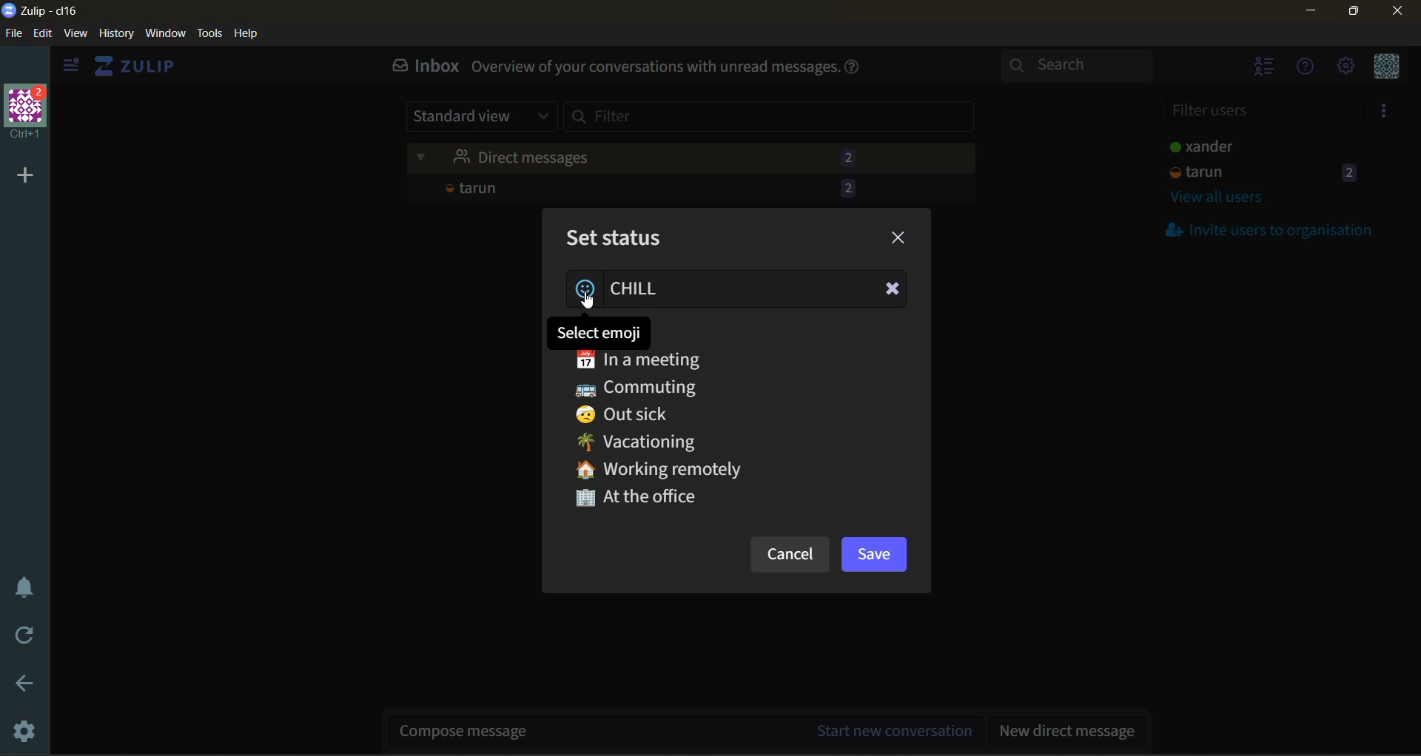  What do you see at coordinates (693, 153) in the screenshot?
I see `unread messages` at bounding box center [693, 153].